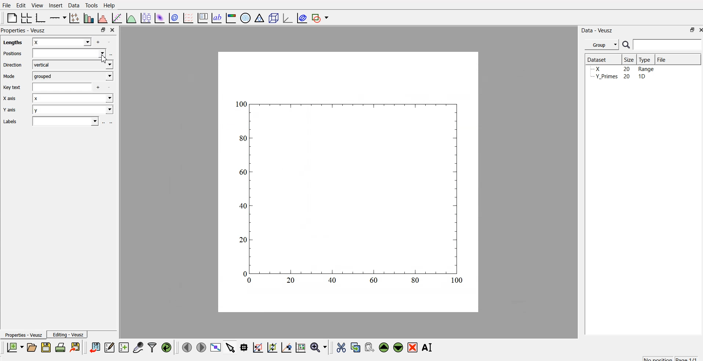 The width and height of the screenshot is (703, 361). I want to click on Group, so click(603, 44).